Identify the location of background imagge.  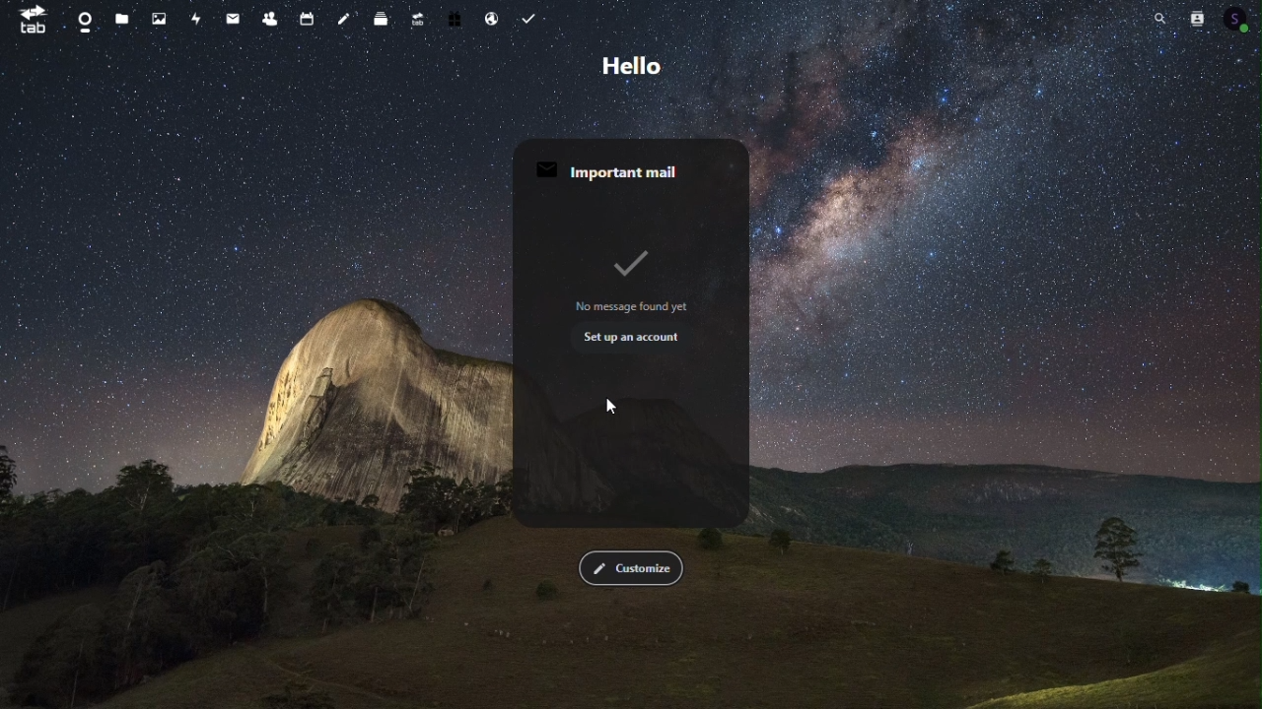
(263, 388).